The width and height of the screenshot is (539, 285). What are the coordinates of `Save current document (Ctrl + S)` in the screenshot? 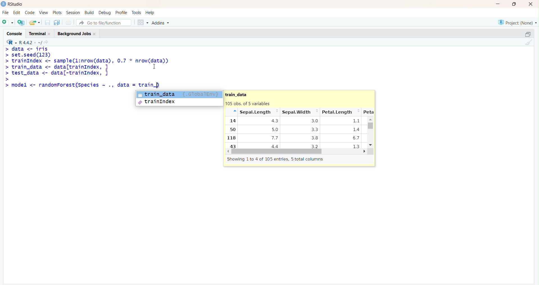 It's located at (47, 23).